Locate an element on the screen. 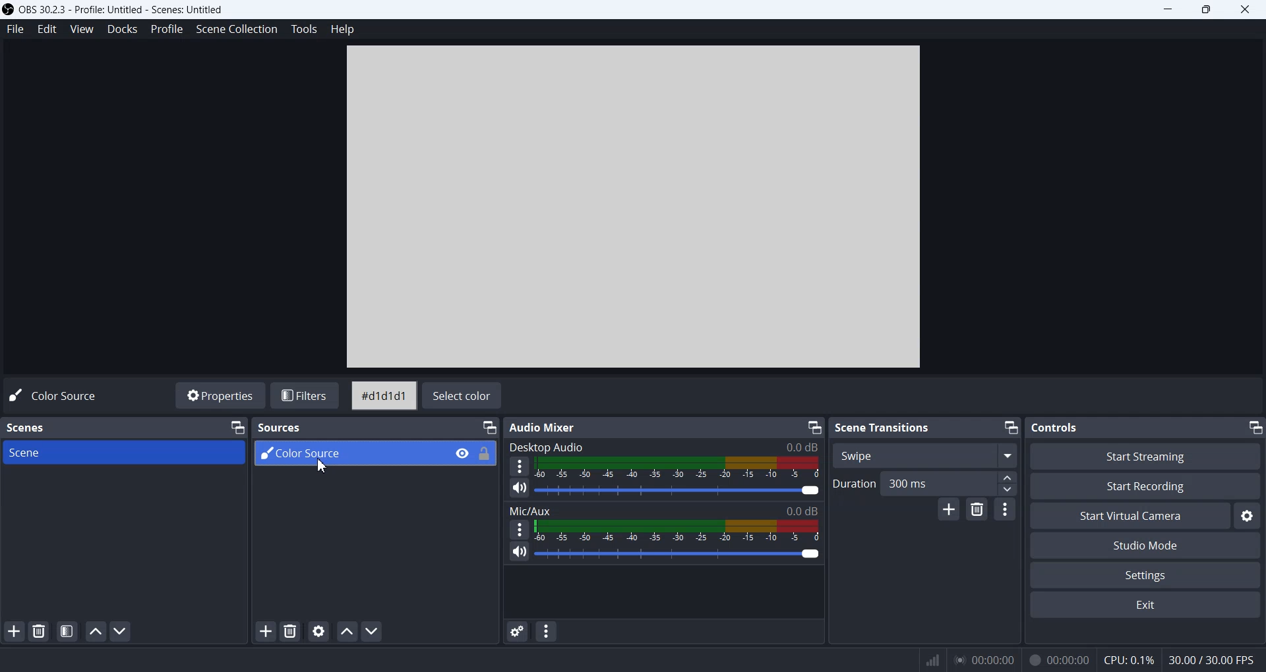 The width and height of the screenshot is (1266, 672). Mute/ Unmute is located at coordinates (520, 489).